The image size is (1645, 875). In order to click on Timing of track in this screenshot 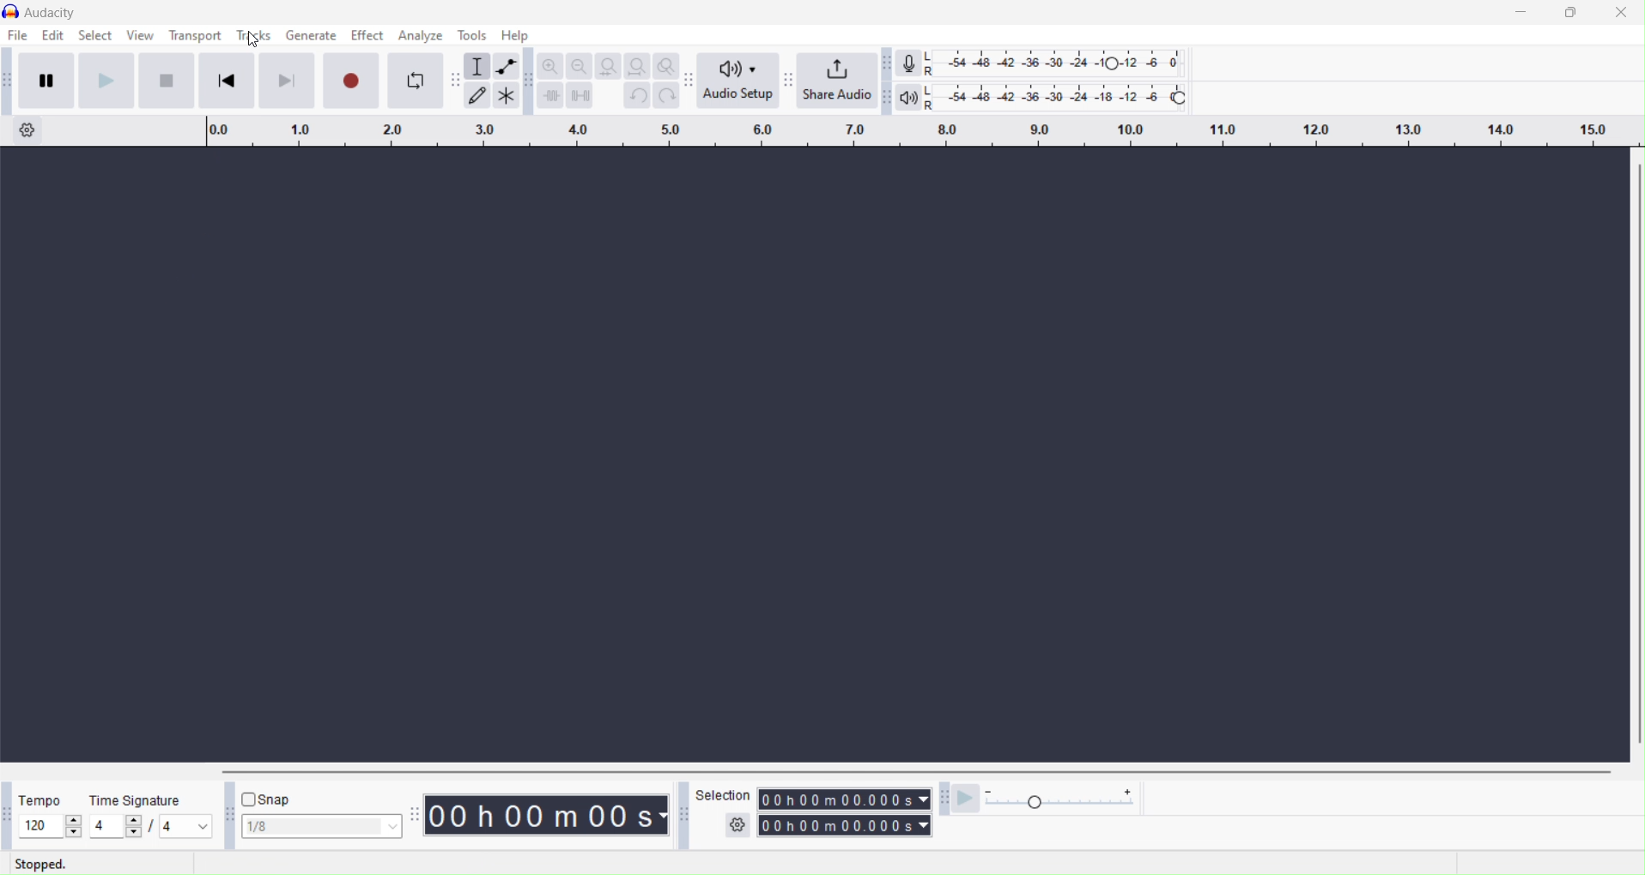, I will do `click(845, 824)`.